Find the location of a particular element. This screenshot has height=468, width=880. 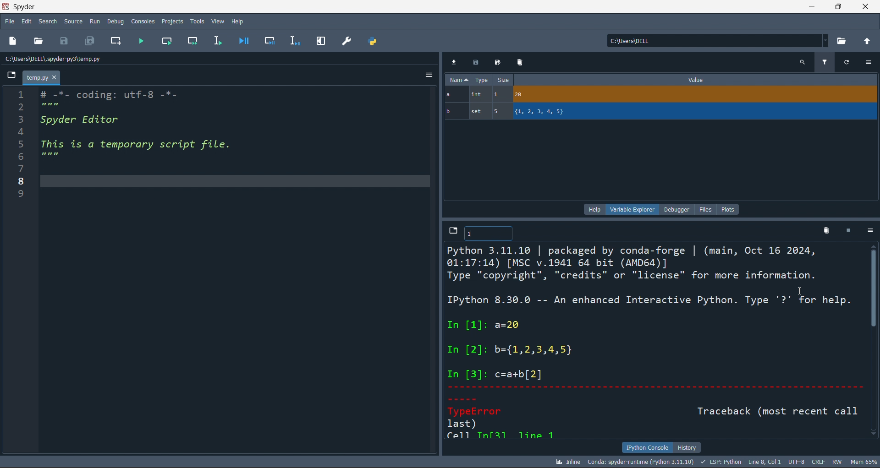

save data is located at coordinates (474, 63).